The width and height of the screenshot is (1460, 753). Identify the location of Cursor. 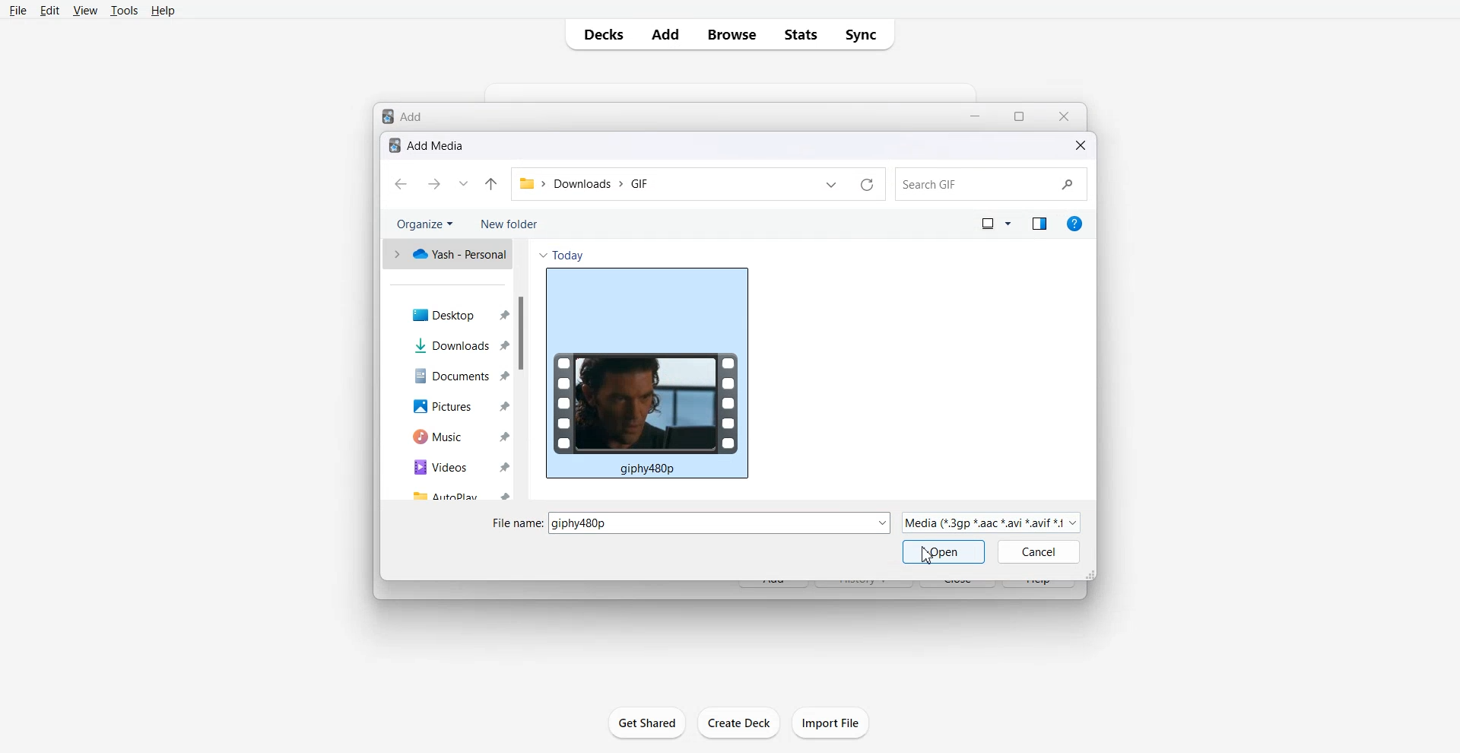
(928, 555).